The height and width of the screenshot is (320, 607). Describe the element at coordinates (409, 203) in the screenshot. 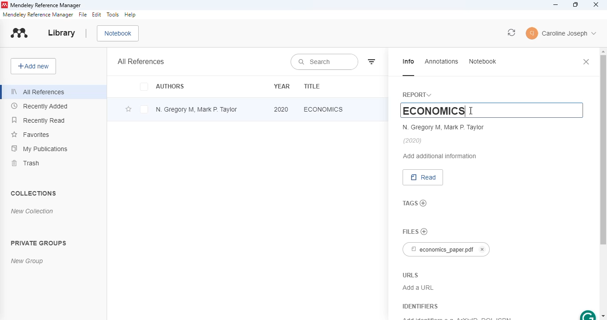

I see `tags` at that location.